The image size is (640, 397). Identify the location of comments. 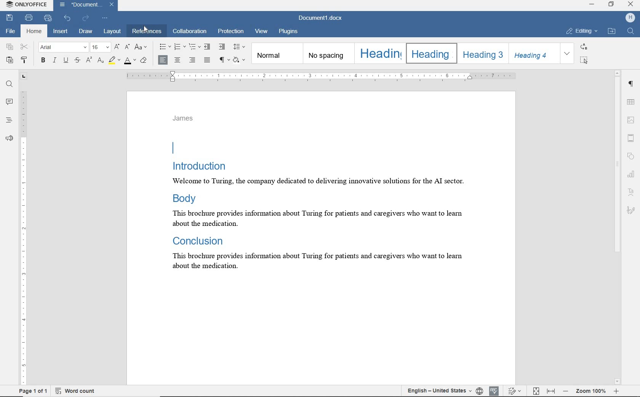
(9, 102).